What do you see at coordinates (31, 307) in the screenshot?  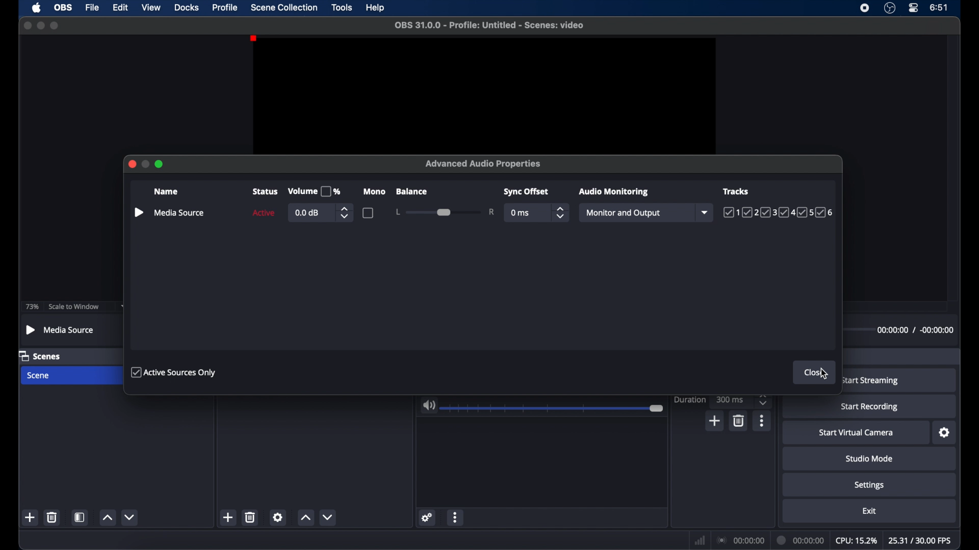 I see `73%` at bounding box center [31, 307].